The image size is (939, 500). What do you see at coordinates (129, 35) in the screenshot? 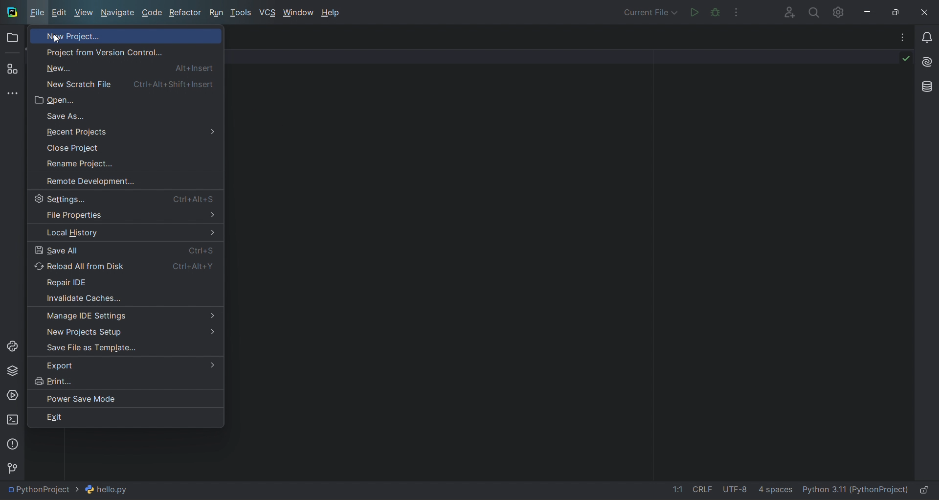
I see `new project` at bounding box center [129, 35].